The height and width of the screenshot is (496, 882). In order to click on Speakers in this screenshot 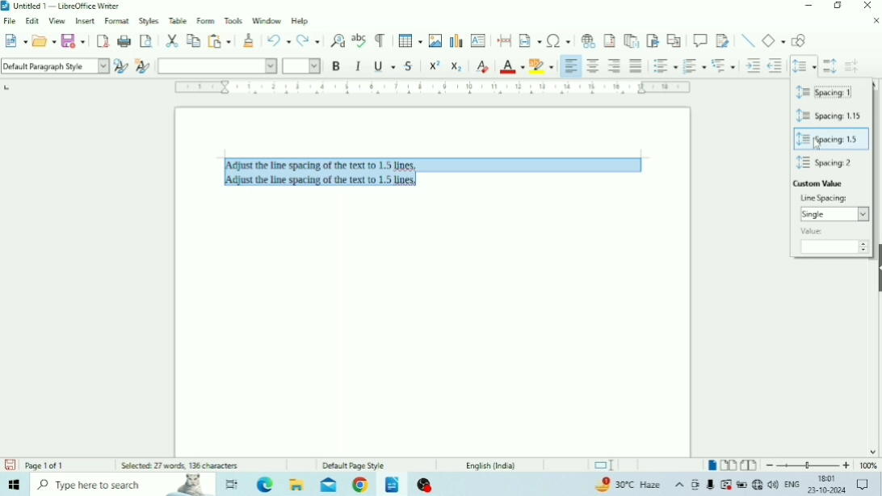, I will do `click(773, 485)`.